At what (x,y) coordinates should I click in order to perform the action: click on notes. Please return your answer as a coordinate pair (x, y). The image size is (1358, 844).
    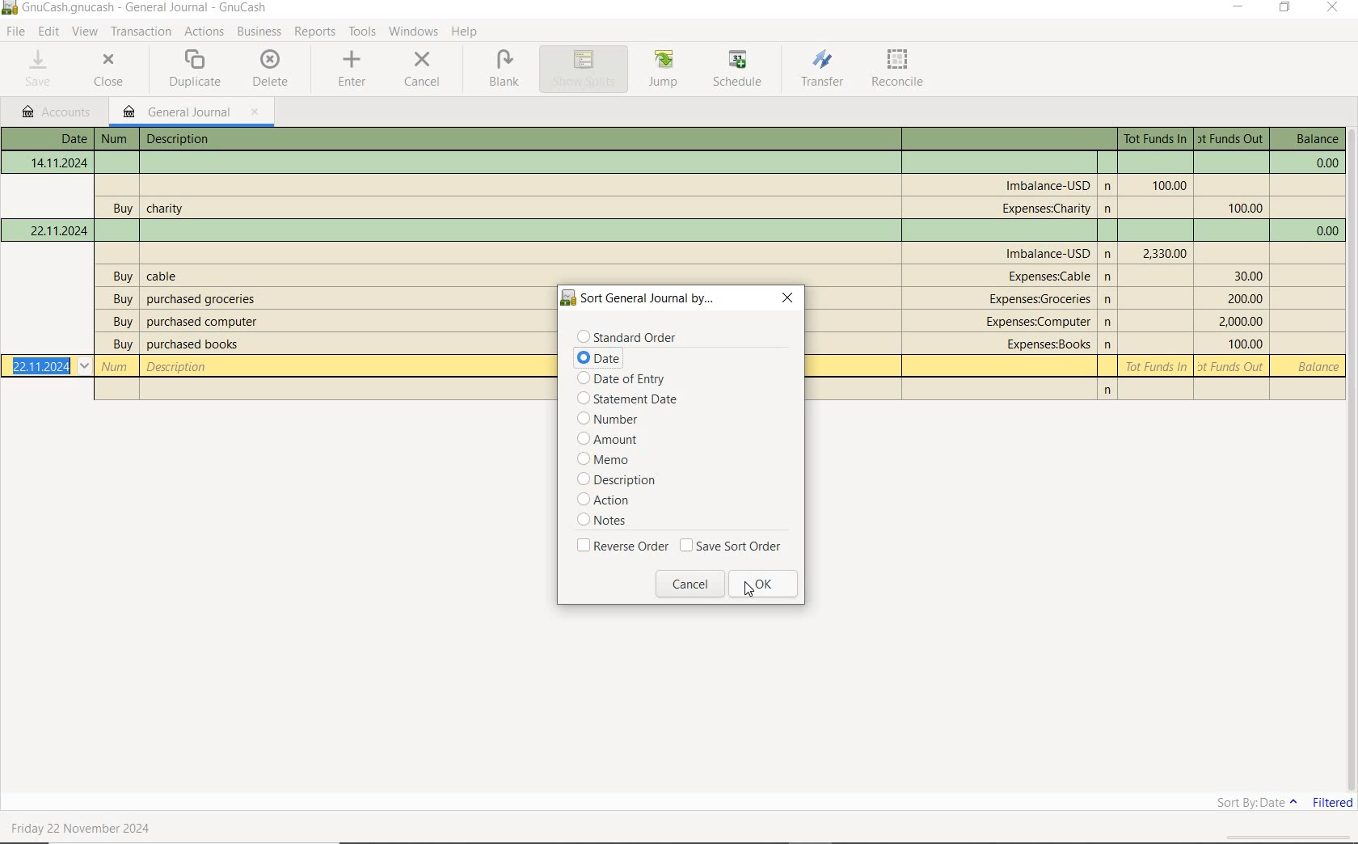
    Looking at the image, I should click on (604, 523).